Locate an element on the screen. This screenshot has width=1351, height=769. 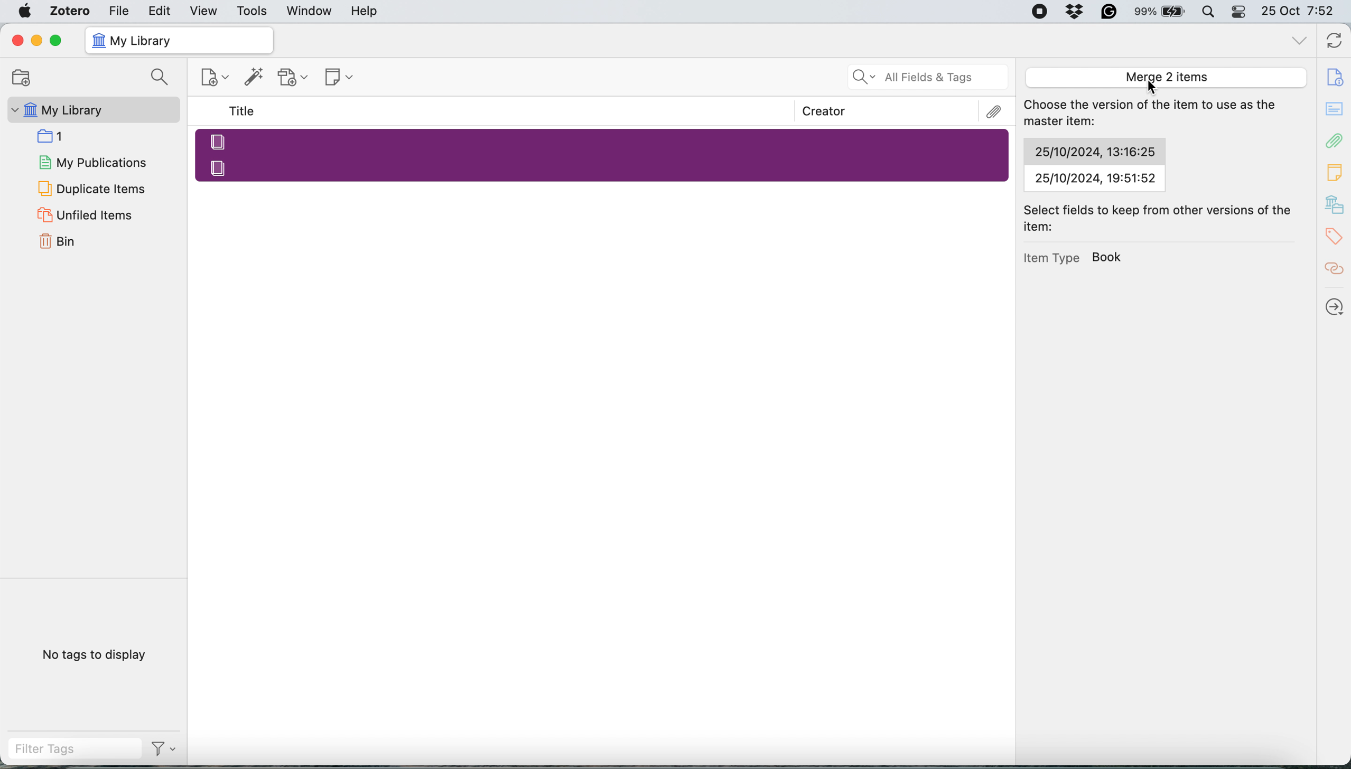
Notes is located at coordinates (1336, 170).